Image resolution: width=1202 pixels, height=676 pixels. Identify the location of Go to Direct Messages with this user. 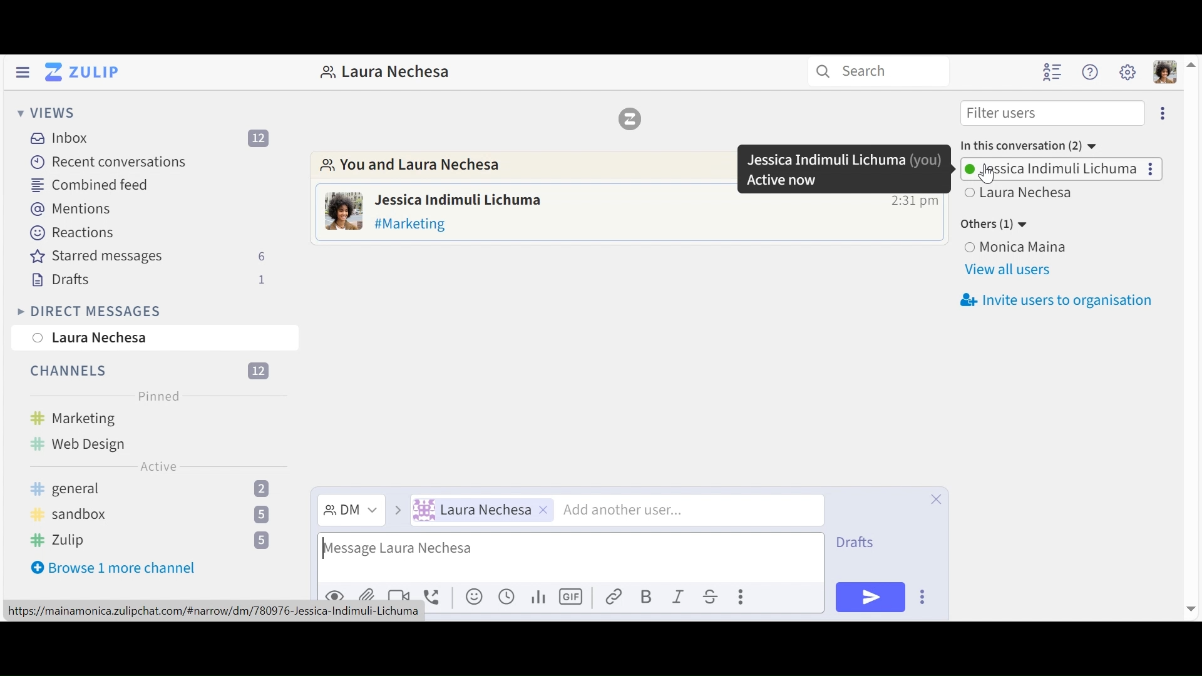
(476, 167).